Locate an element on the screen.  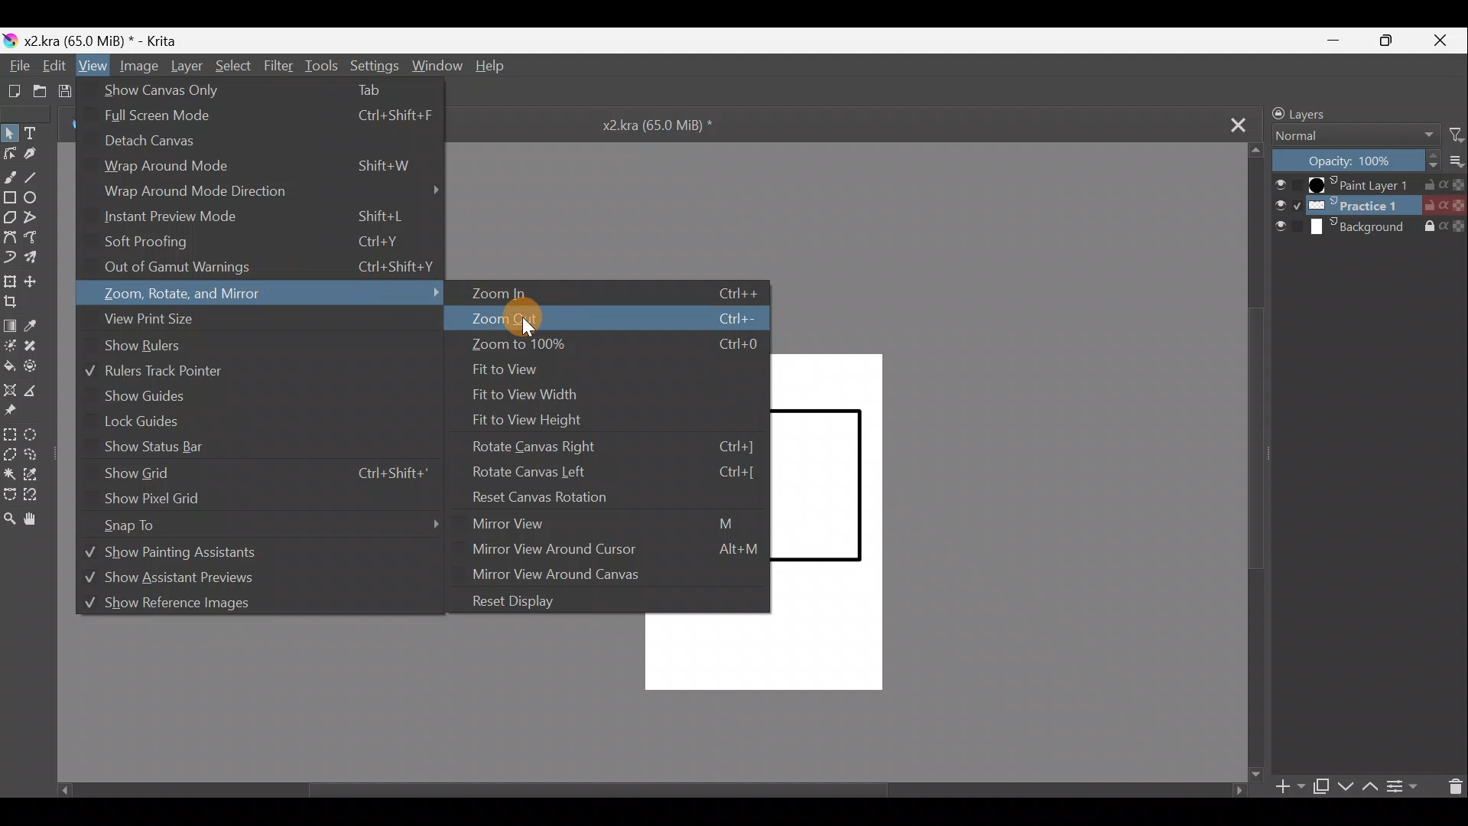
Contiguous selection tool is located at coordinates (12, 472).